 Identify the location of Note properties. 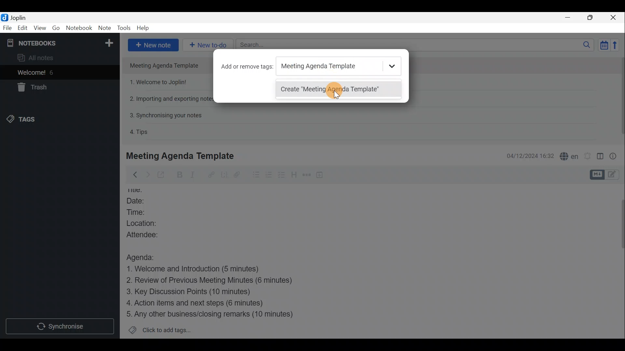
(615, 156).